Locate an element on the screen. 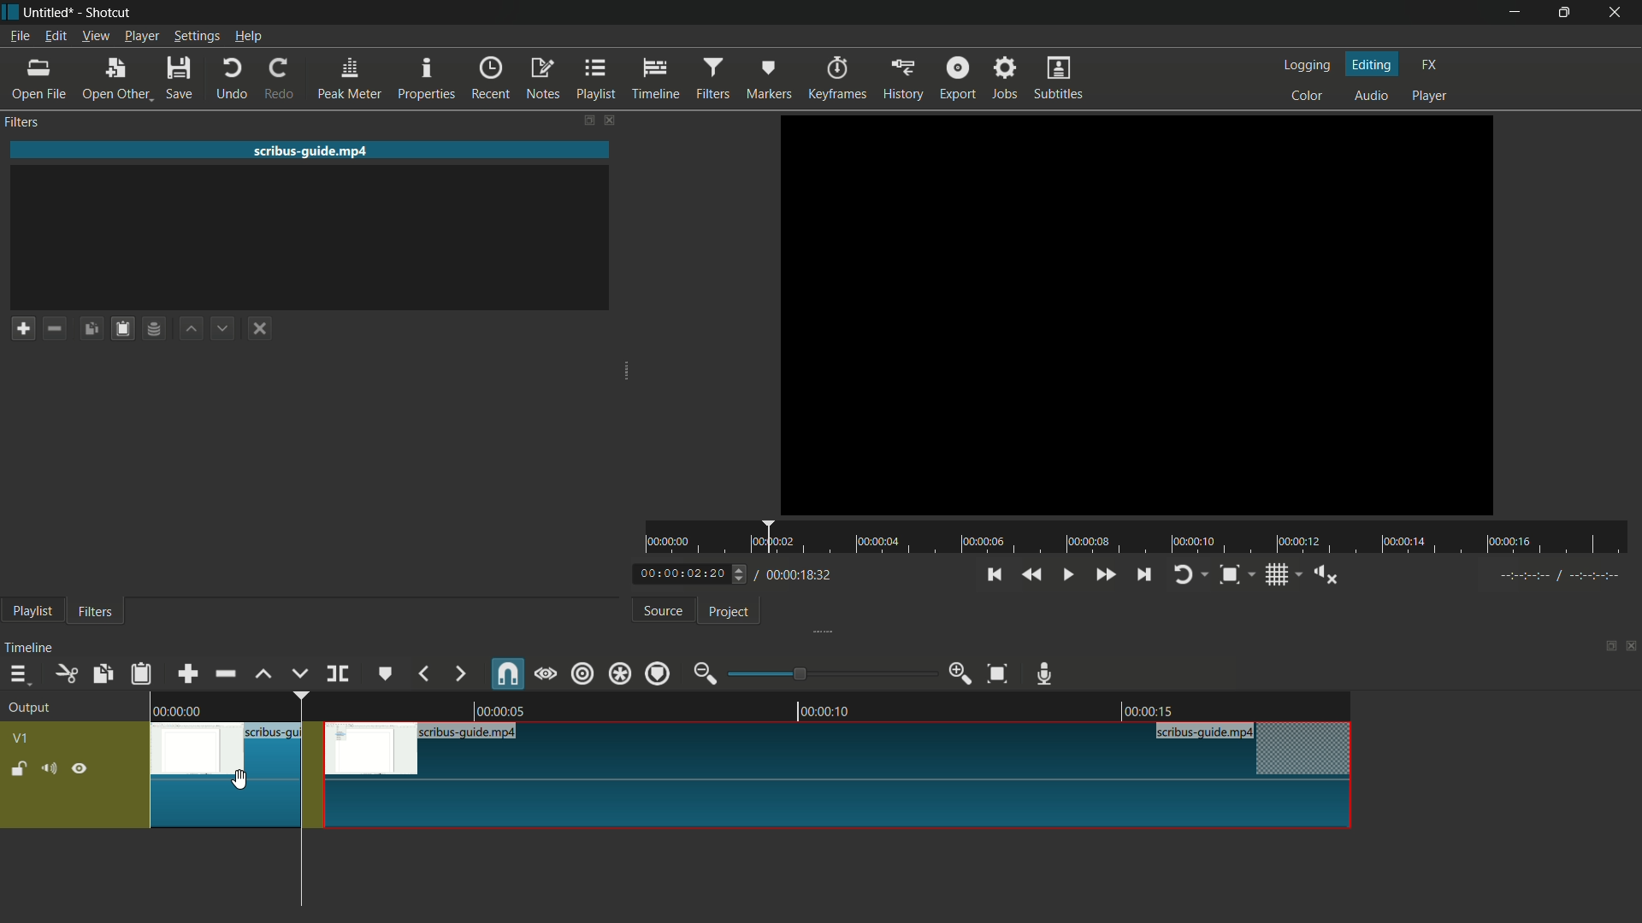 Image resolution: width=1642 pixels, height=923 pixels. close filters is located at coordinates (608, 119).